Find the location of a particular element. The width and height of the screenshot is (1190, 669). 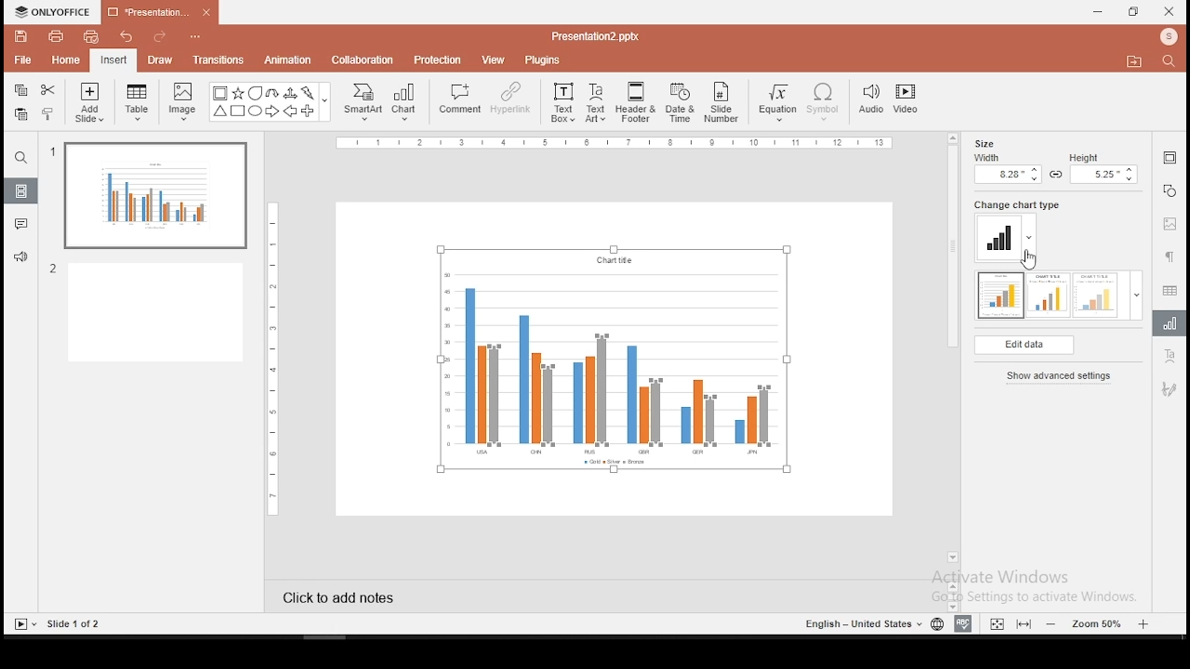

plugins is located at coordinates (541, 59).